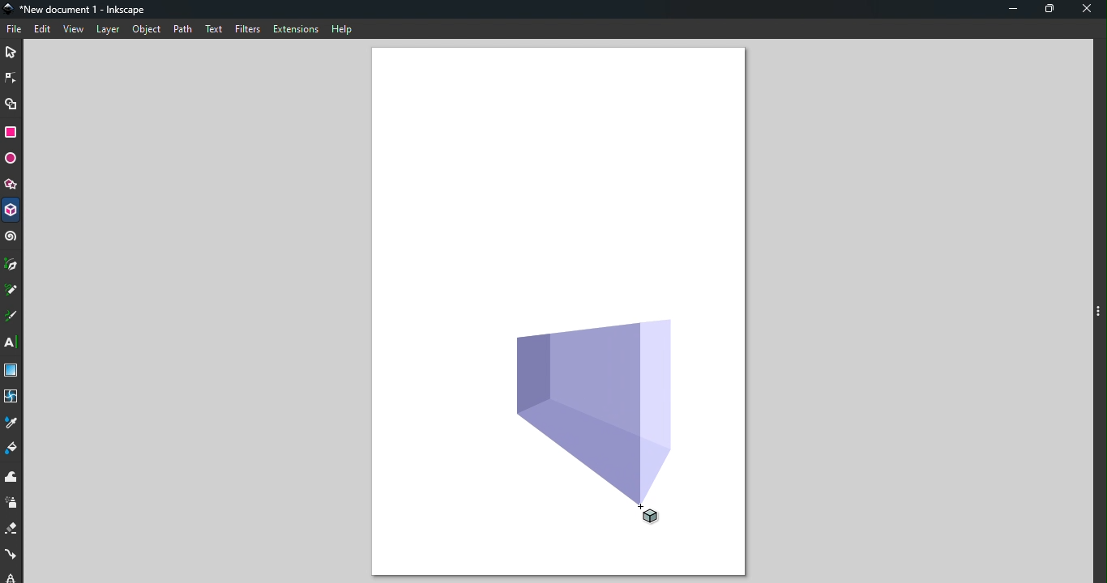 This screenshot has width=1107, height=583. What do you see at coordinates (13, 52) in the screenshot?
I see `Selector tool` at bounding box center [13, 52].